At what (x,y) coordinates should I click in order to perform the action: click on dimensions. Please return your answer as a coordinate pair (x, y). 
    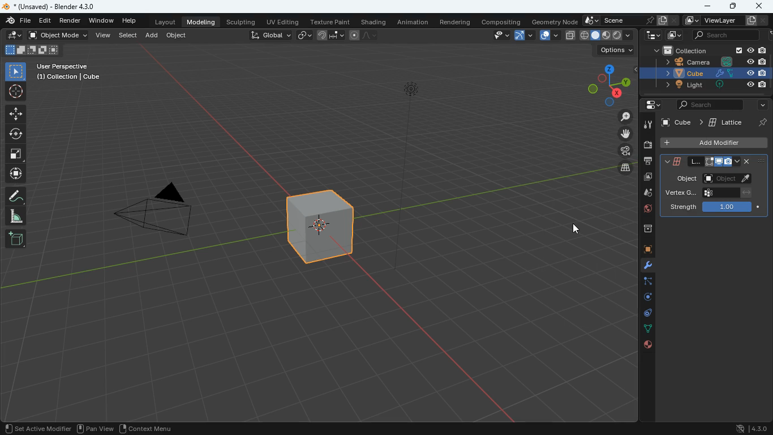
    Looking at the image, I should click on (609, 84).